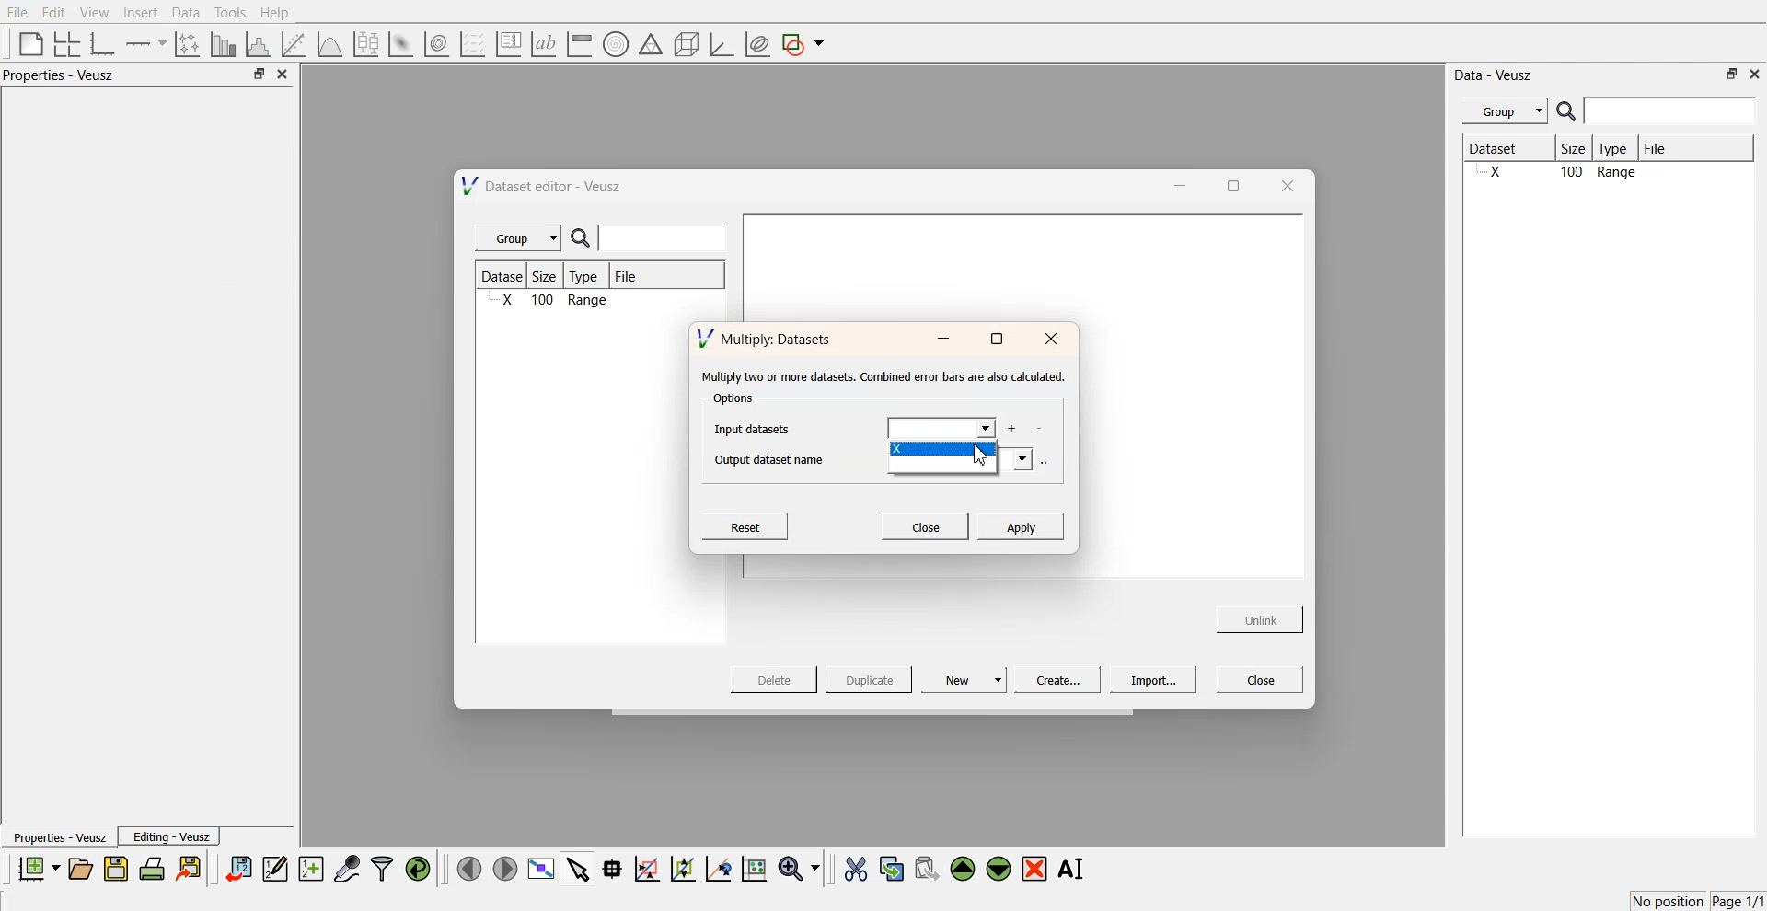 This screenshot has height=911, width=1767. Describe the element at coordinates (552, 302) in the screenshot. I see `X 100 Range` at that location.